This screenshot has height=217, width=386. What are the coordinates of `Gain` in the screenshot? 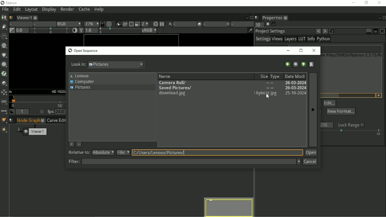 It's located at (42, 31).